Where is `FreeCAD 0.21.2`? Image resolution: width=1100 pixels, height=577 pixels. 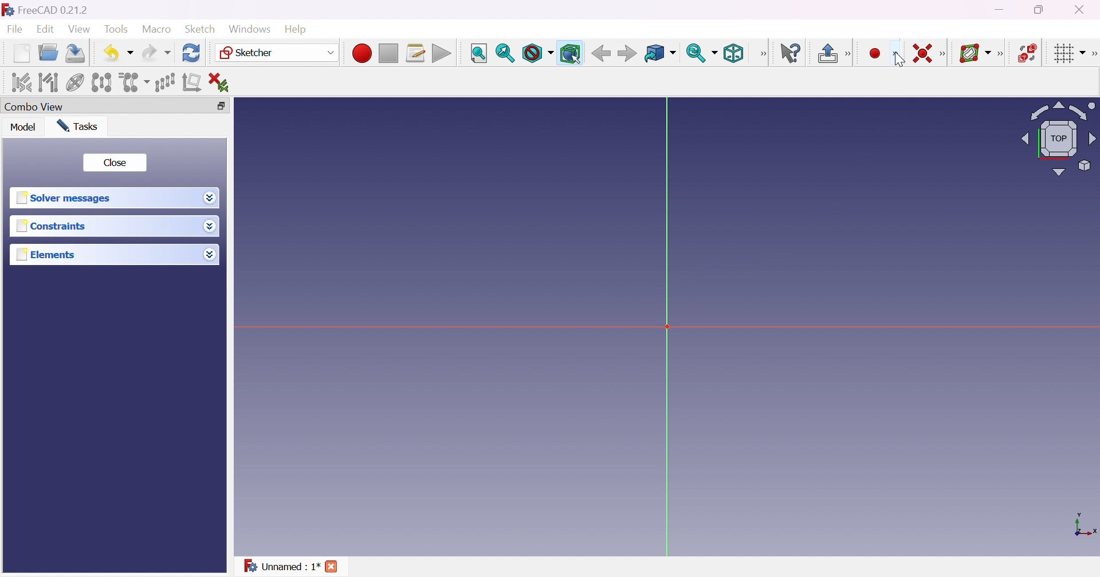
FreeCAD 0.21.2 is located at coordinates (54, 9).